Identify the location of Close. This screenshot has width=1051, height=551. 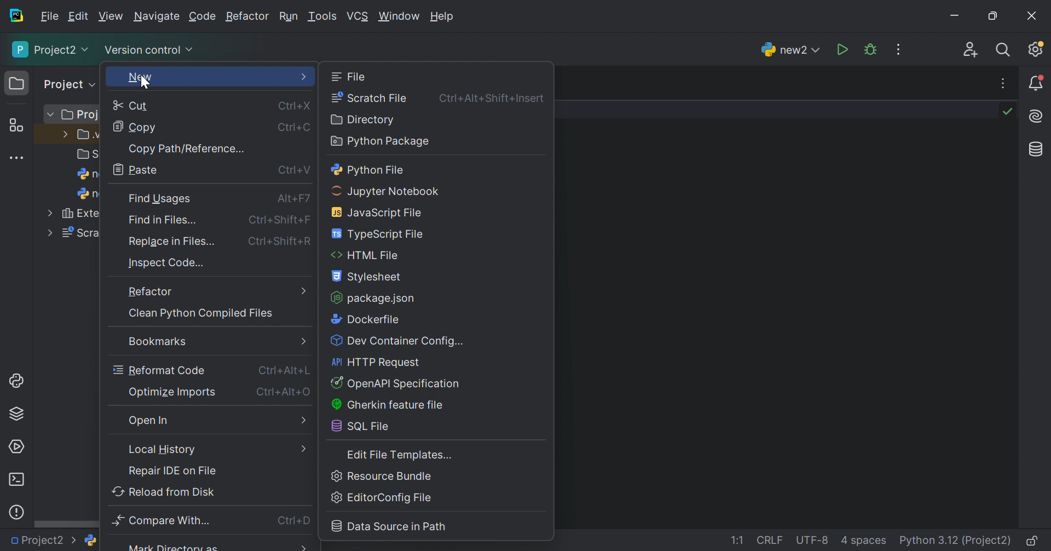
(1035, 13).